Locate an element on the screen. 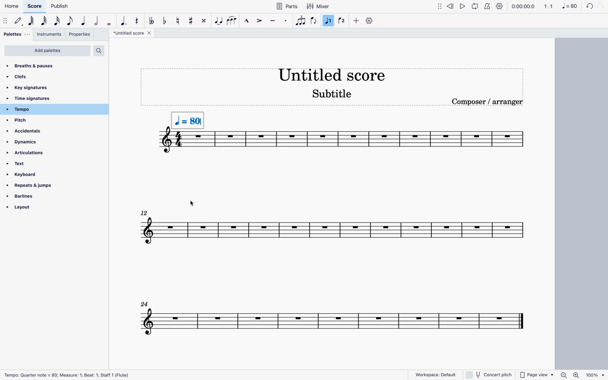 The height and width of the screenshot is (380, 608). full note is located at coordinates (109, 21).